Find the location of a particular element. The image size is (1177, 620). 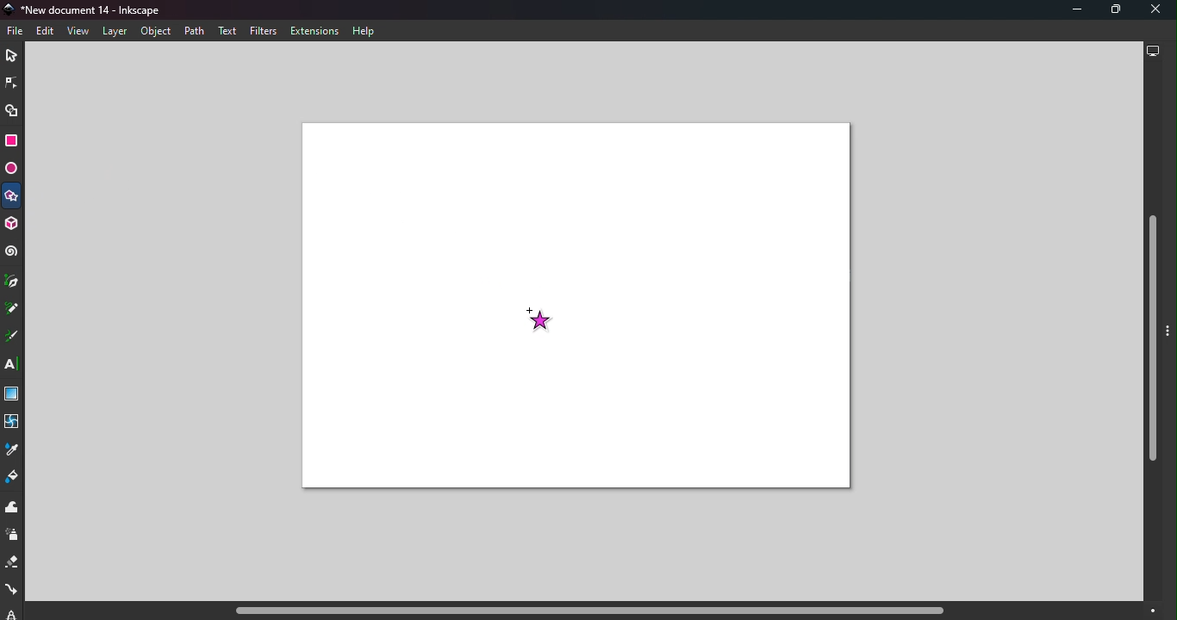

Vertical scroll bar is located at coordinates (1153, 334).